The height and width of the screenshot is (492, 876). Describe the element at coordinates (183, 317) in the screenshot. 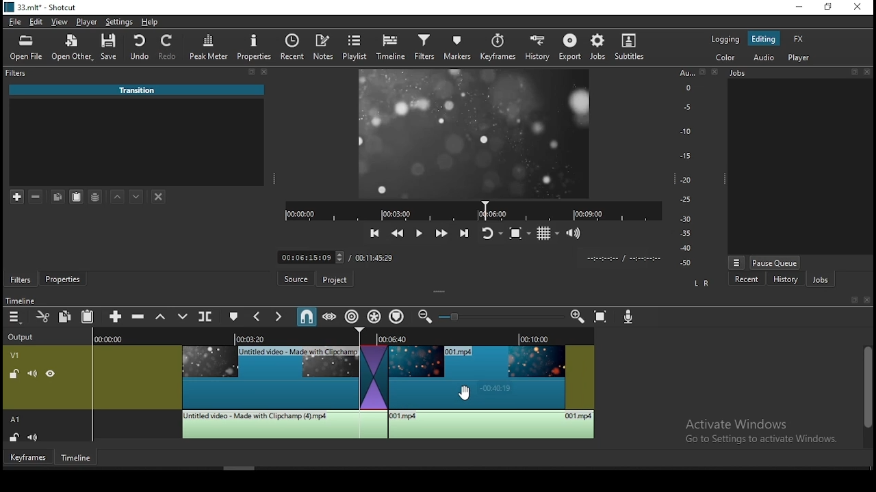

I see `overwrite` at that location.